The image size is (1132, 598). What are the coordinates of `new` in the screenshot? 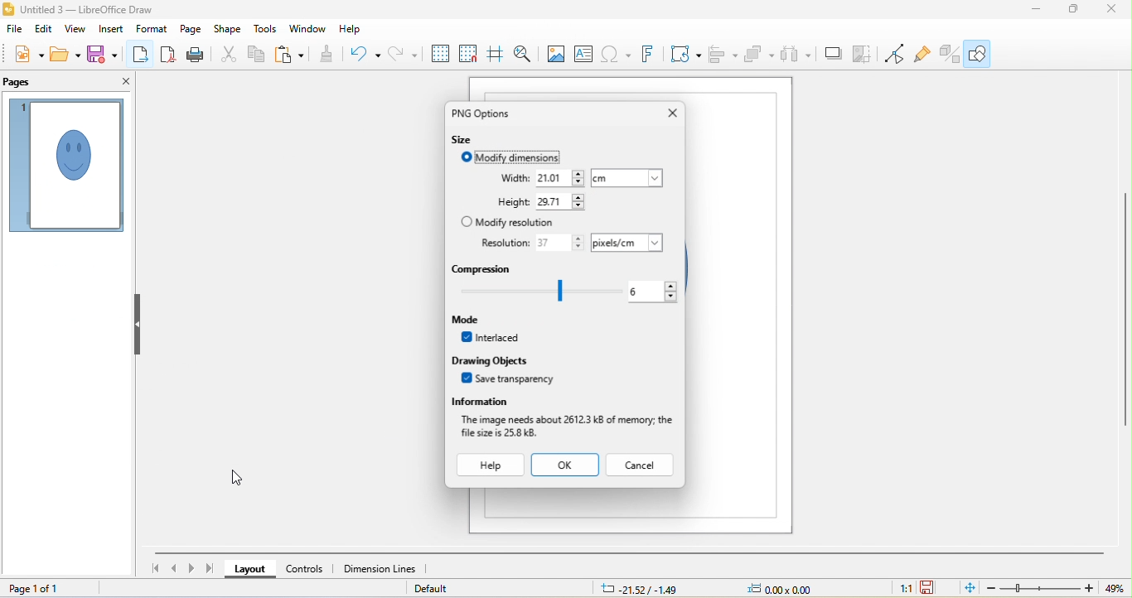 It's located at (27, 55).